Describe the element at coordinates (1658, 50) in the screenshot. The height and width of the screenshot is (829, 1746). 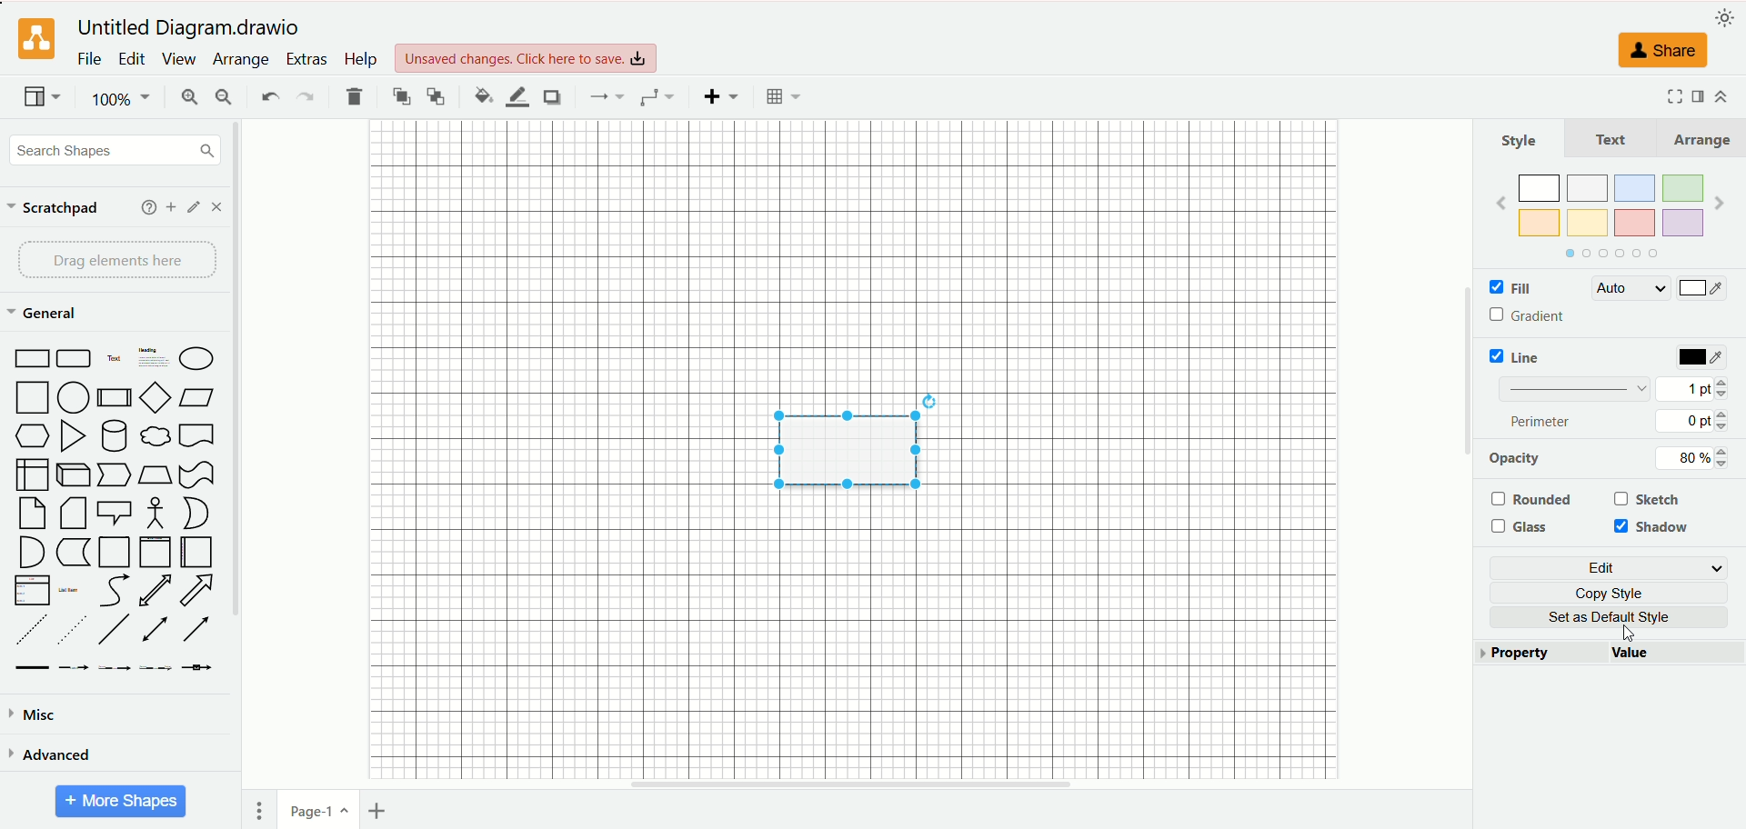
I see `share` at that location.